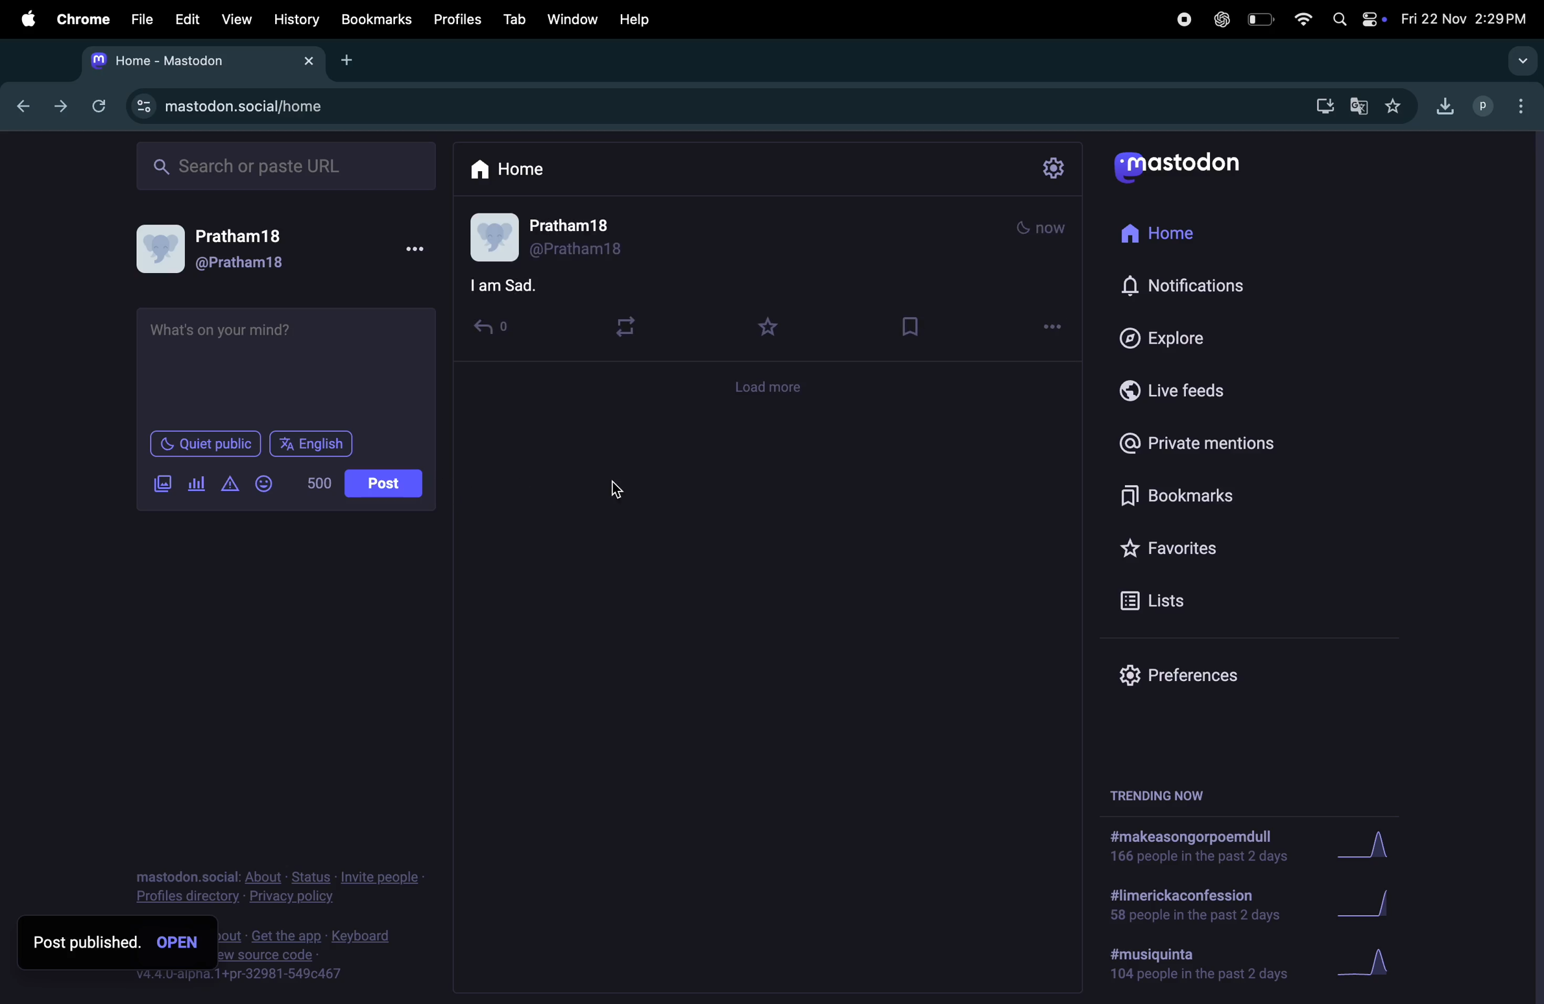 This screenshot has width=1544, height=1004. Describe the element at coordinates (512, 18) in the screenshot. I see `tab` at that location.